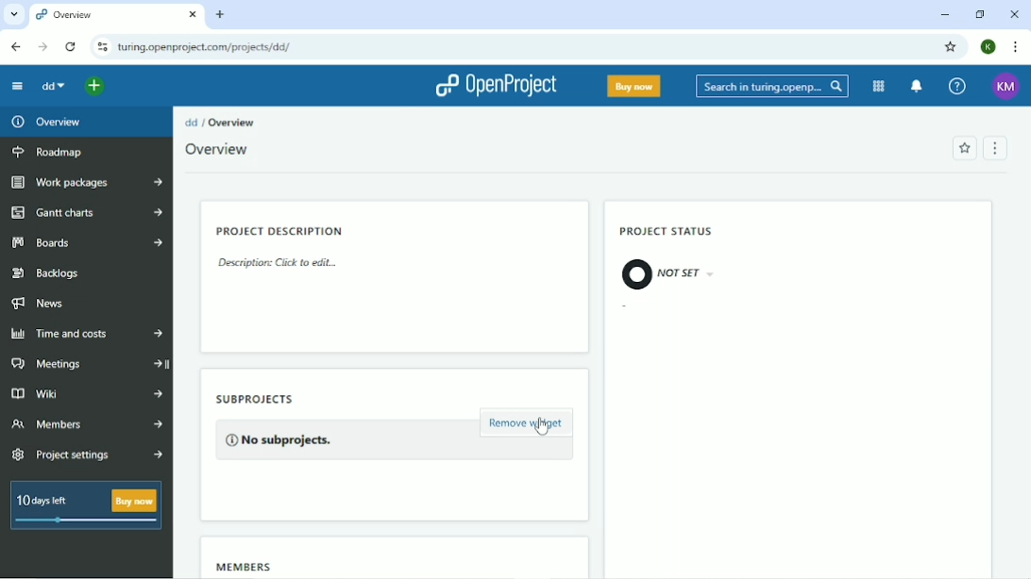  What do you see at coordinates (963, 149) in the screenshot?
I see `Add to favorites` at bounding box center [963, 149].